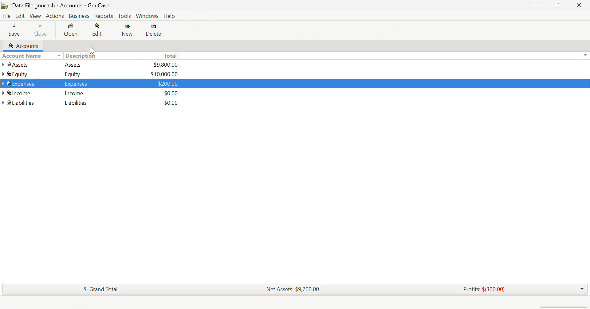  Describe the element at coordinates (486, 289) in the screenshot. I see `Profits: $(300.00)` at that location.